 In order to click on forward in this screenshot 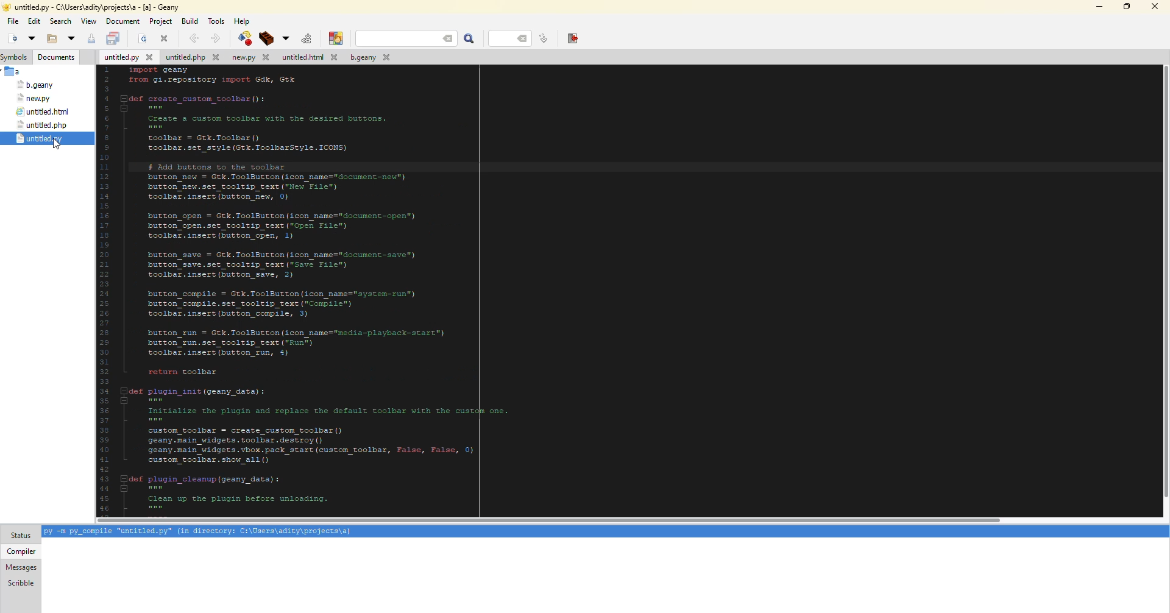, I will do `click(214, 38)`.